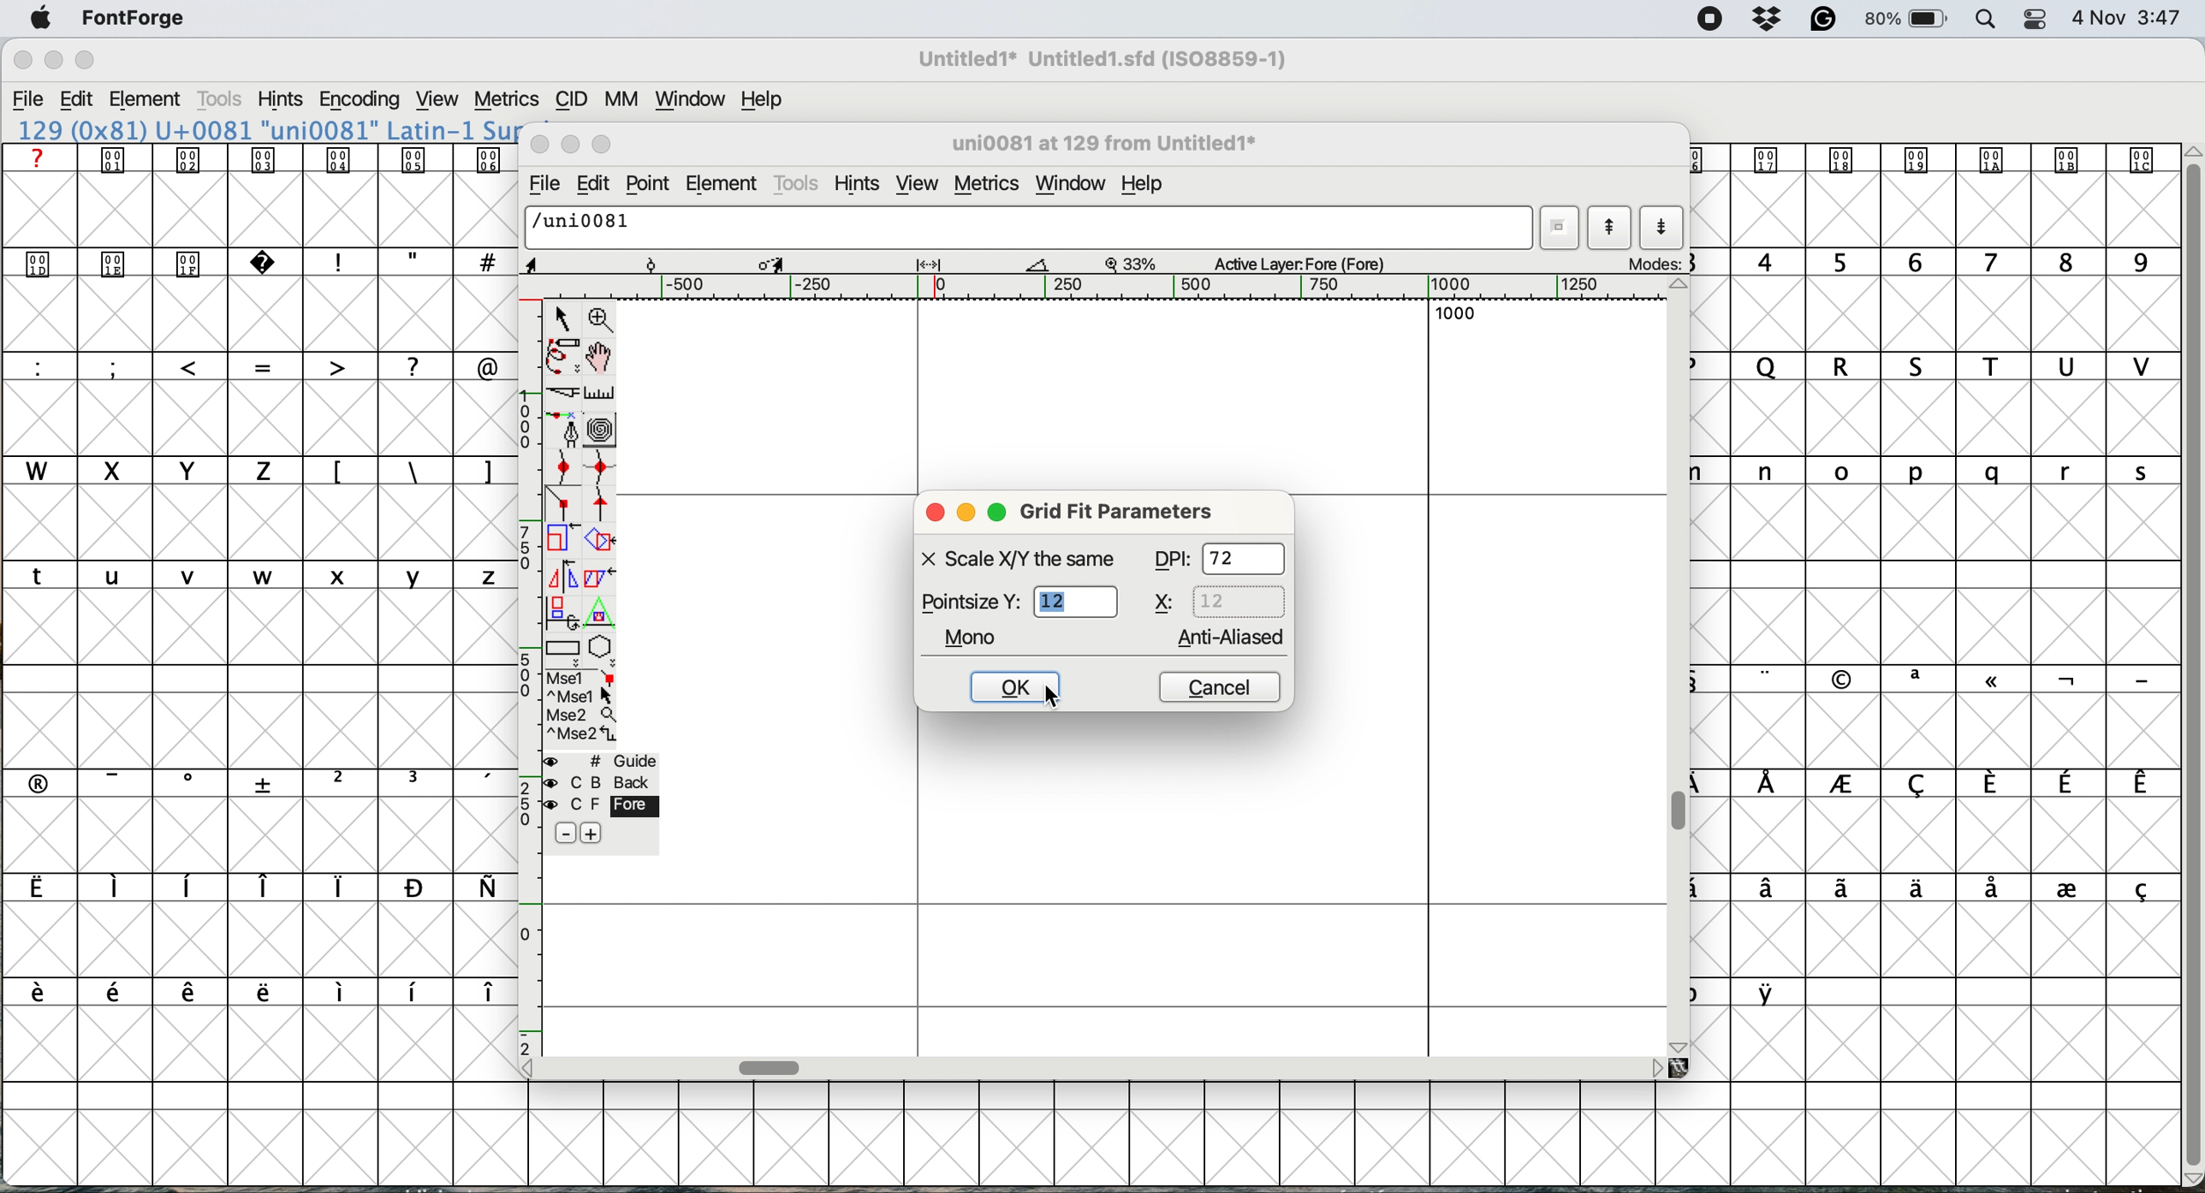 Image resolution: width=2205 pixels, height=1193 pixels. What do you see at coordinates (1905, 21) in the screenshot?
I see `Battery Percentage and Status` at bounding box center [1905, 21].